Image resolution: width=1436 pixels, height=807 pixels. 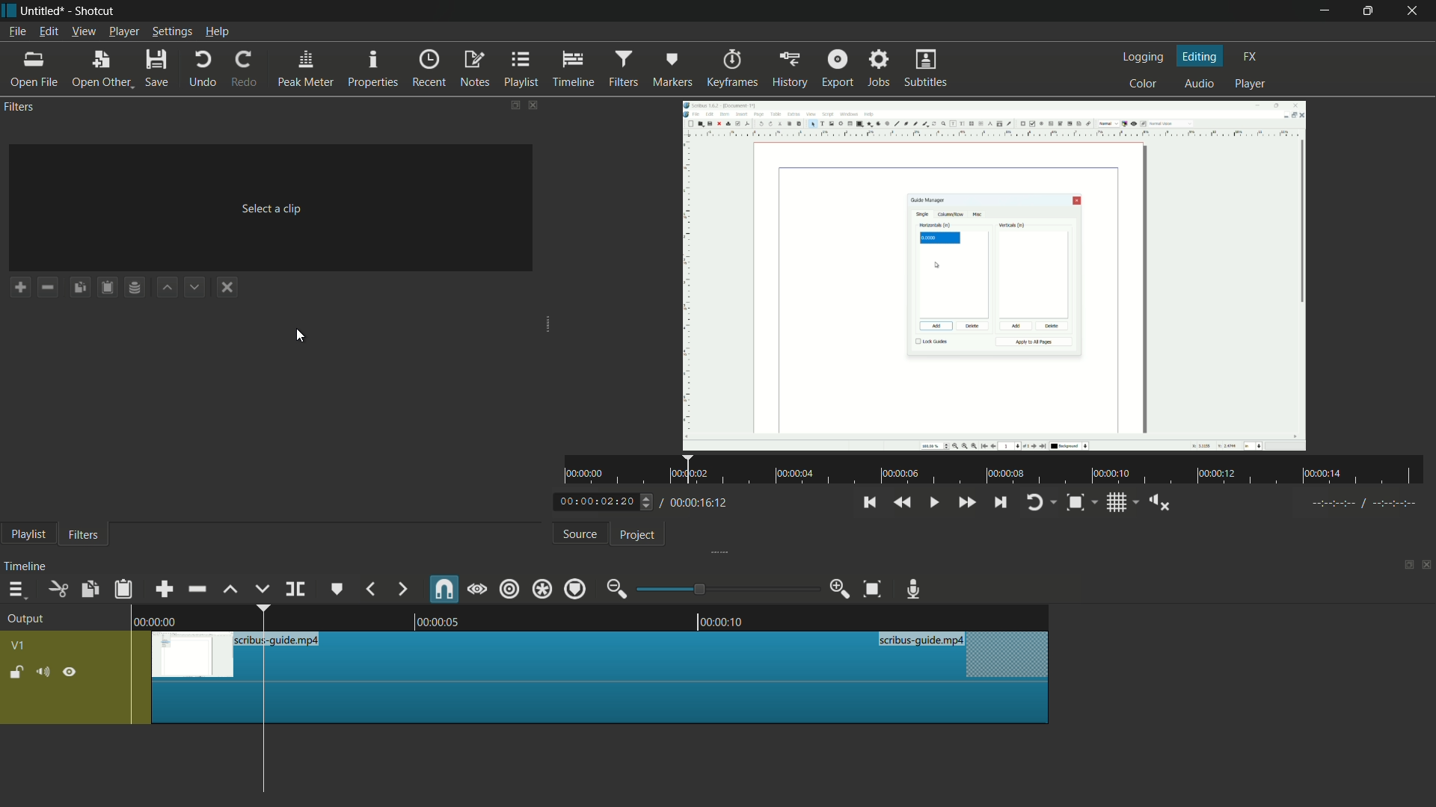 I want to click on overwrite, so click(x=260, y=589).